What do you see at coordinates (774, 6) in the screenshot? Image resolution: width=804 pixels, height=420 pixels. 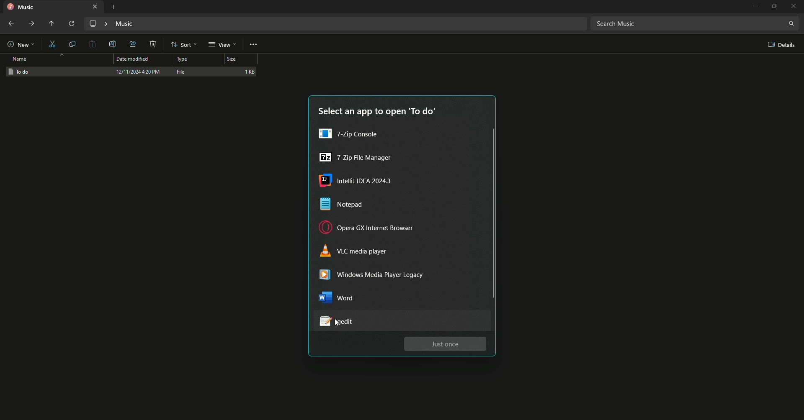 I see `Restore` at bounding box center [774, 6].